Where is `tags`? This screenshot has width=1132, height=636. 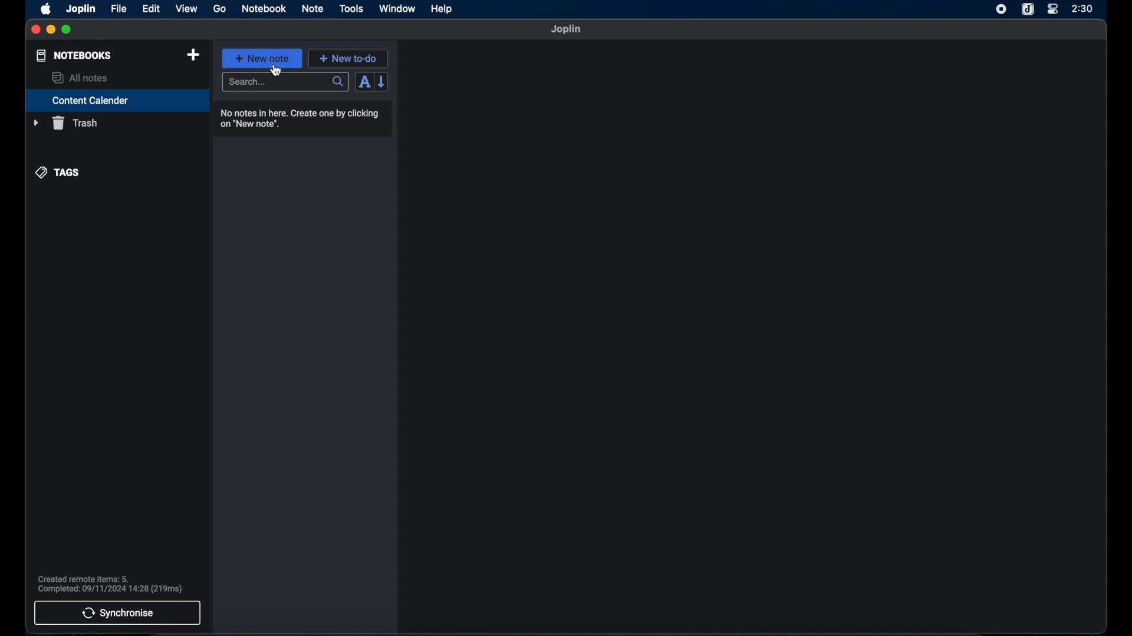 tags is located at coordinates (58, 173).